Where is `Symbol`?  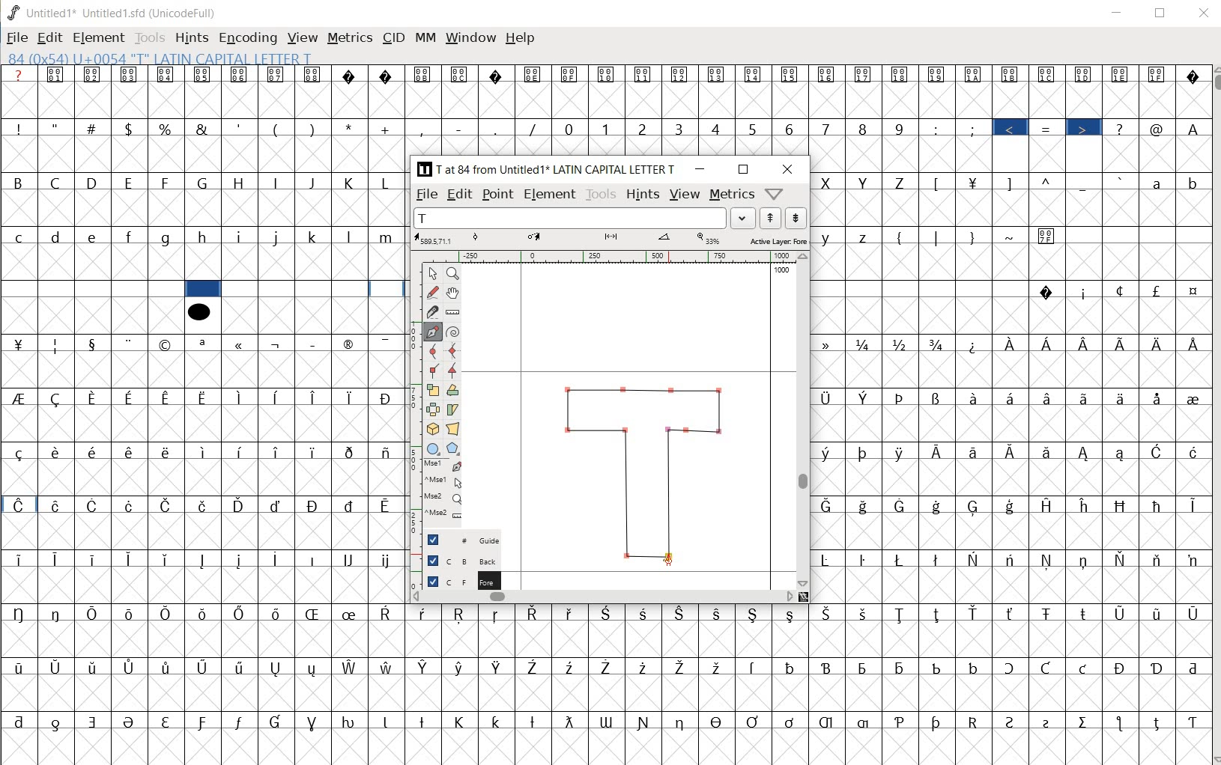 Symbol is located at coordinates (56, 505).